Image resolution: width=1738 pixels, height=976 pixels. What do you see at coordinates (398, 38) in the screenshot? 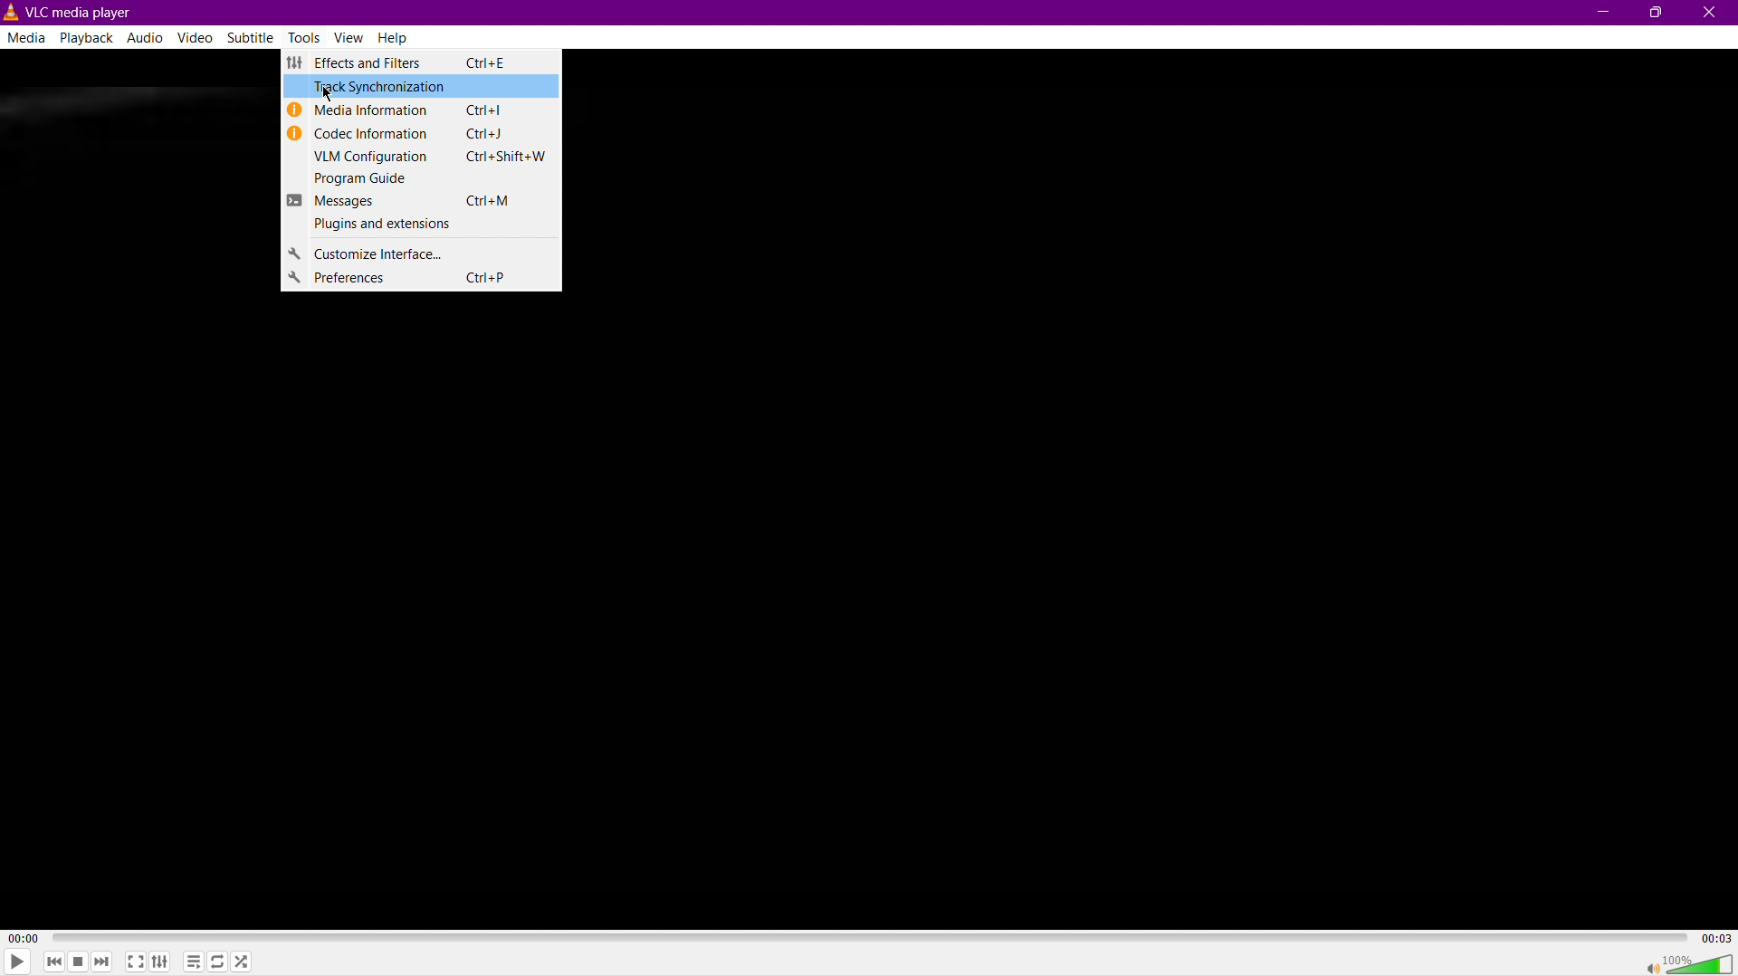
I see `Help` at bounding box center [398, 38].